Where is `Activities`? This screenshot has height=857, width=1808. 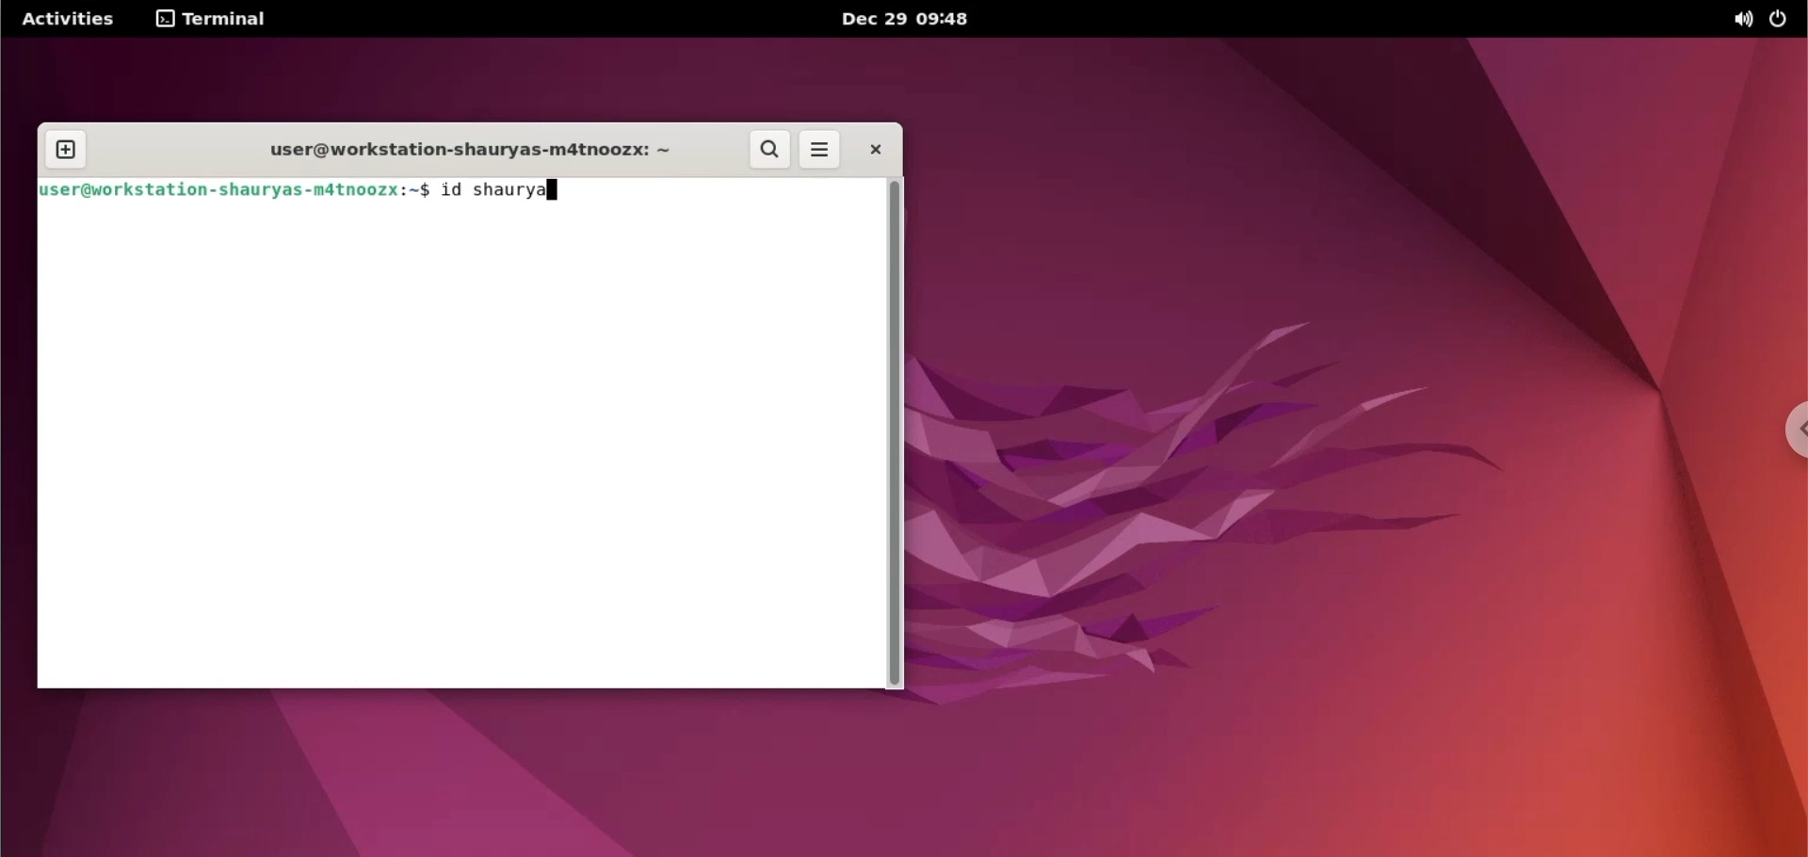
Activities is located at coordinates (63, 22).